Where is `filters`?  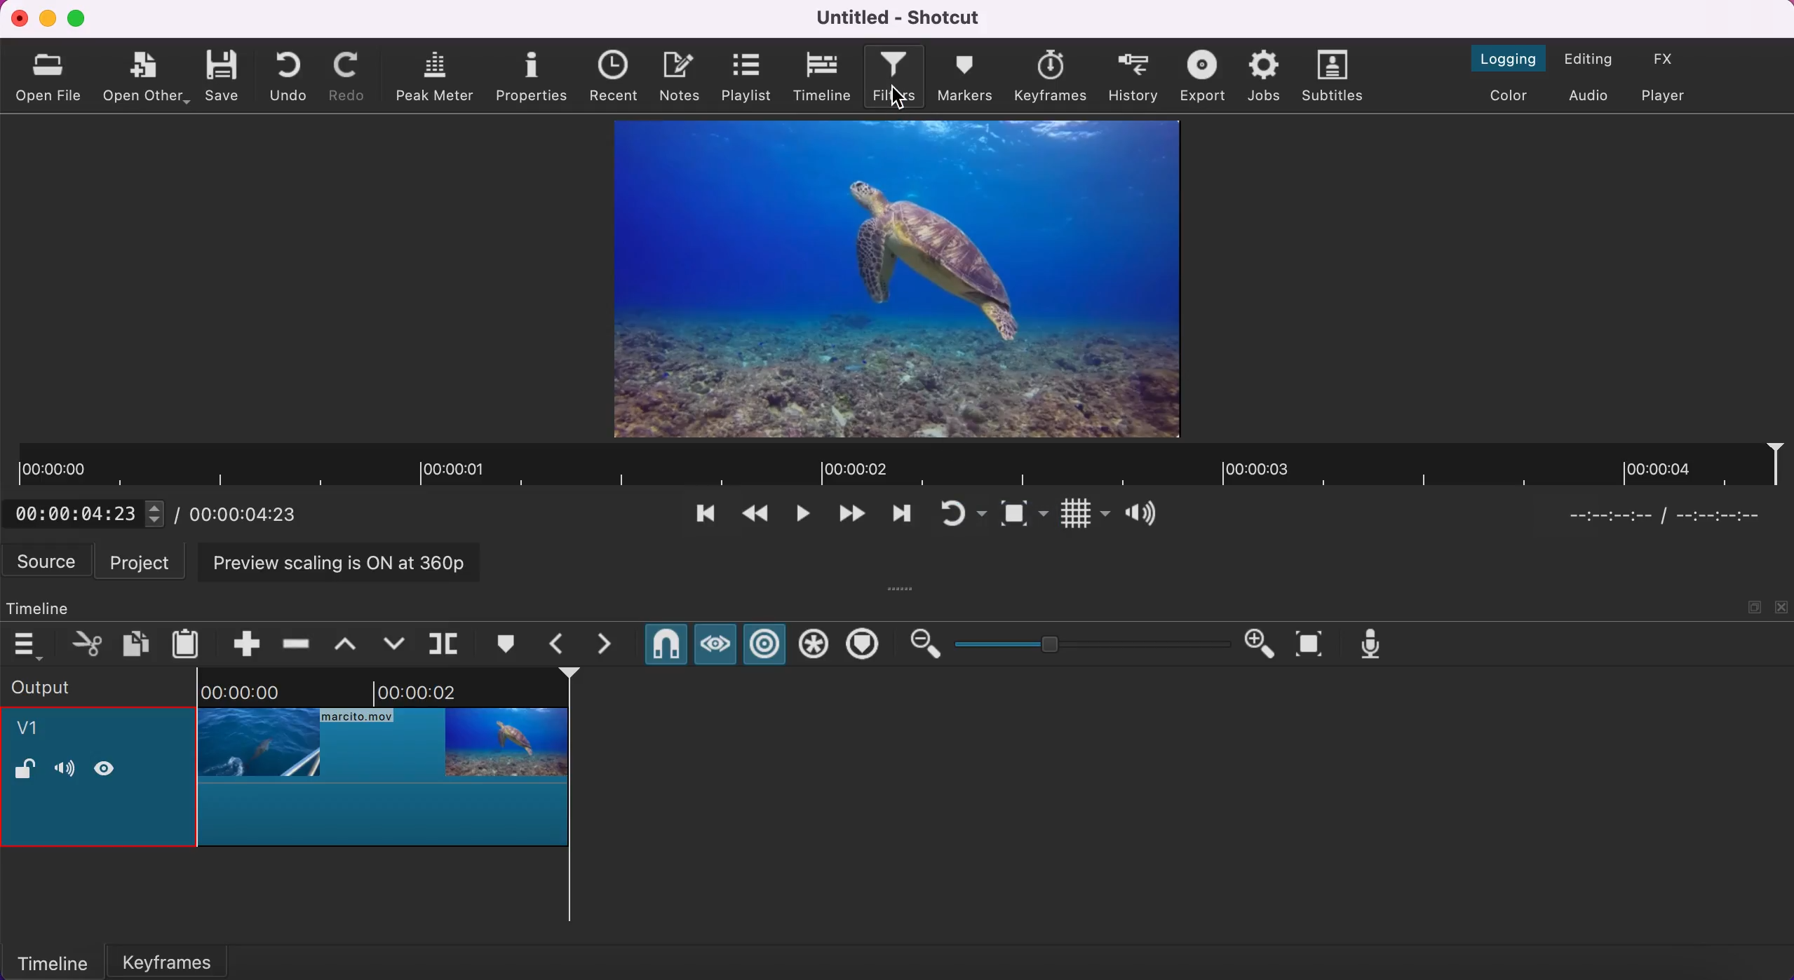 filters is located at coordinates (896, 79).